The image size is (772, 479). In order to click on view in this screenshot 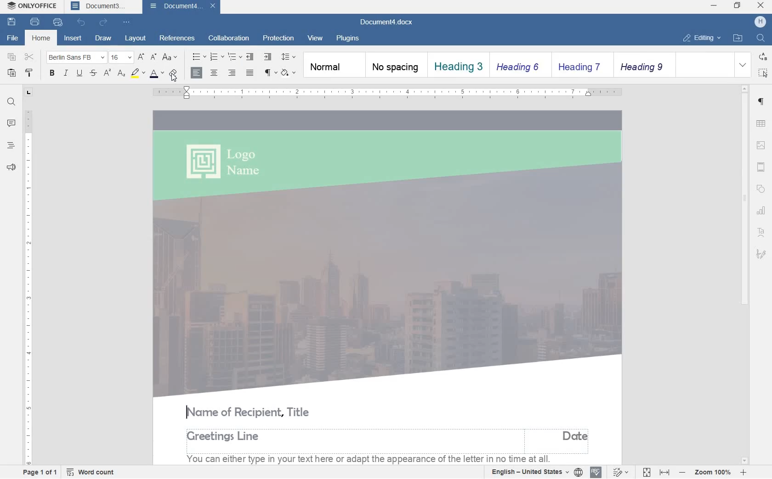, I will do `click(316, 39)`.